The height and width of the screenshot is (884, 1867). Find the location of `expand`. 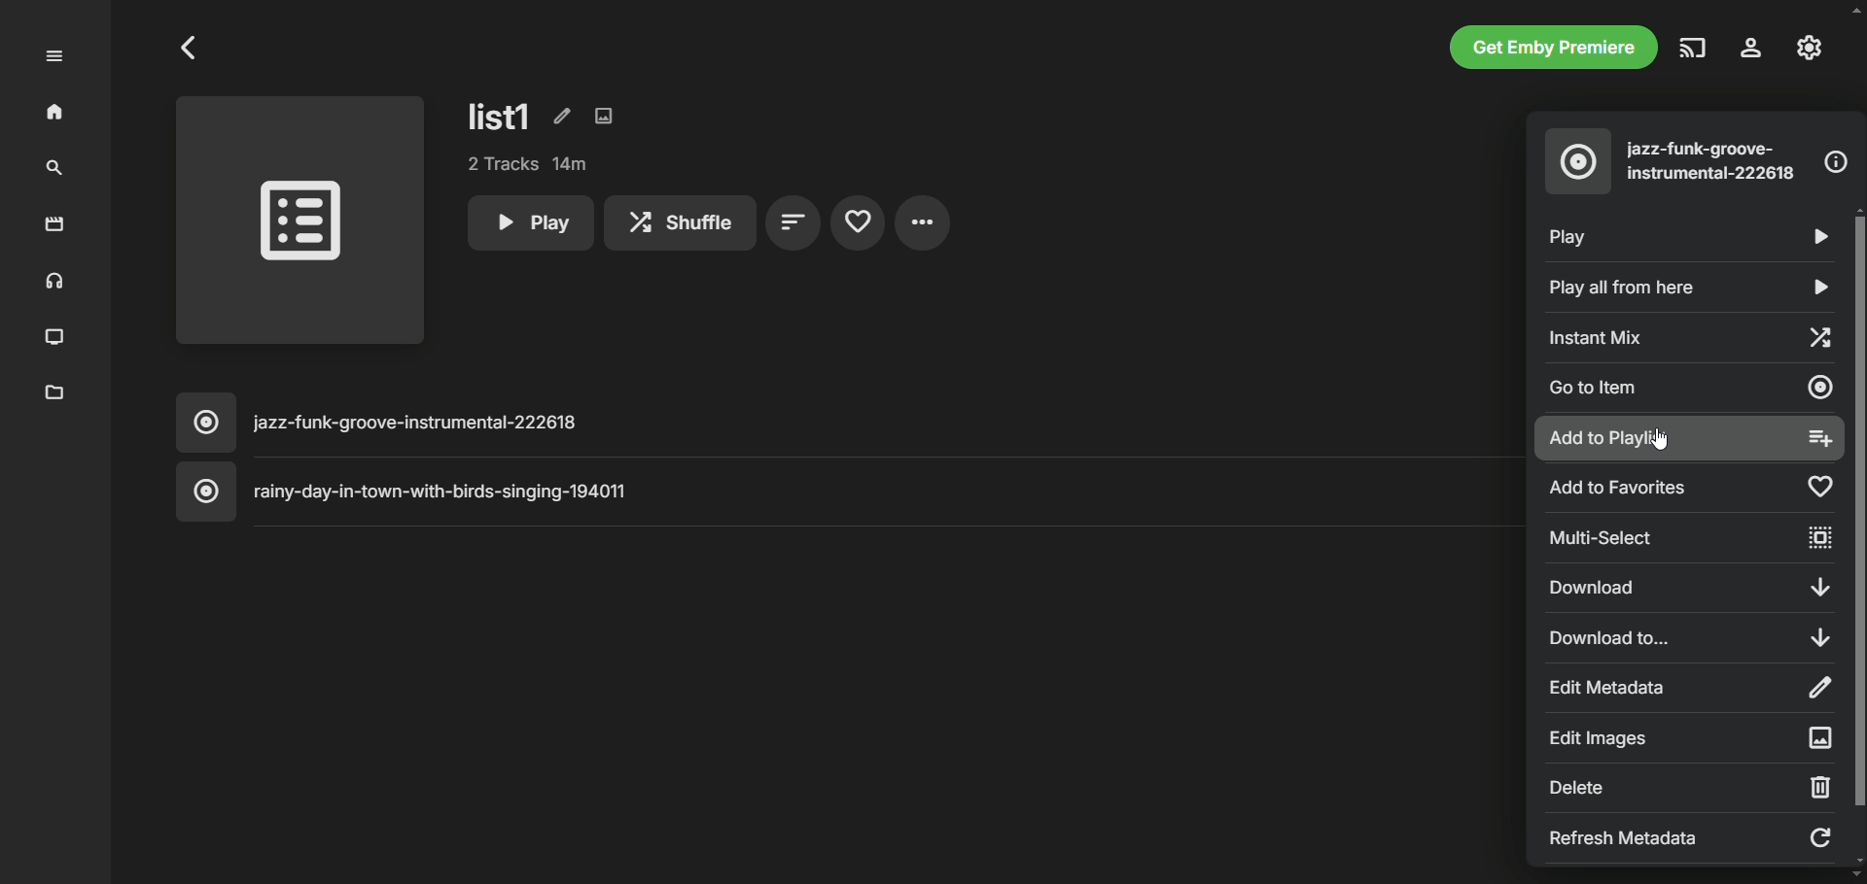

expand is located at coordinates (54, 56).